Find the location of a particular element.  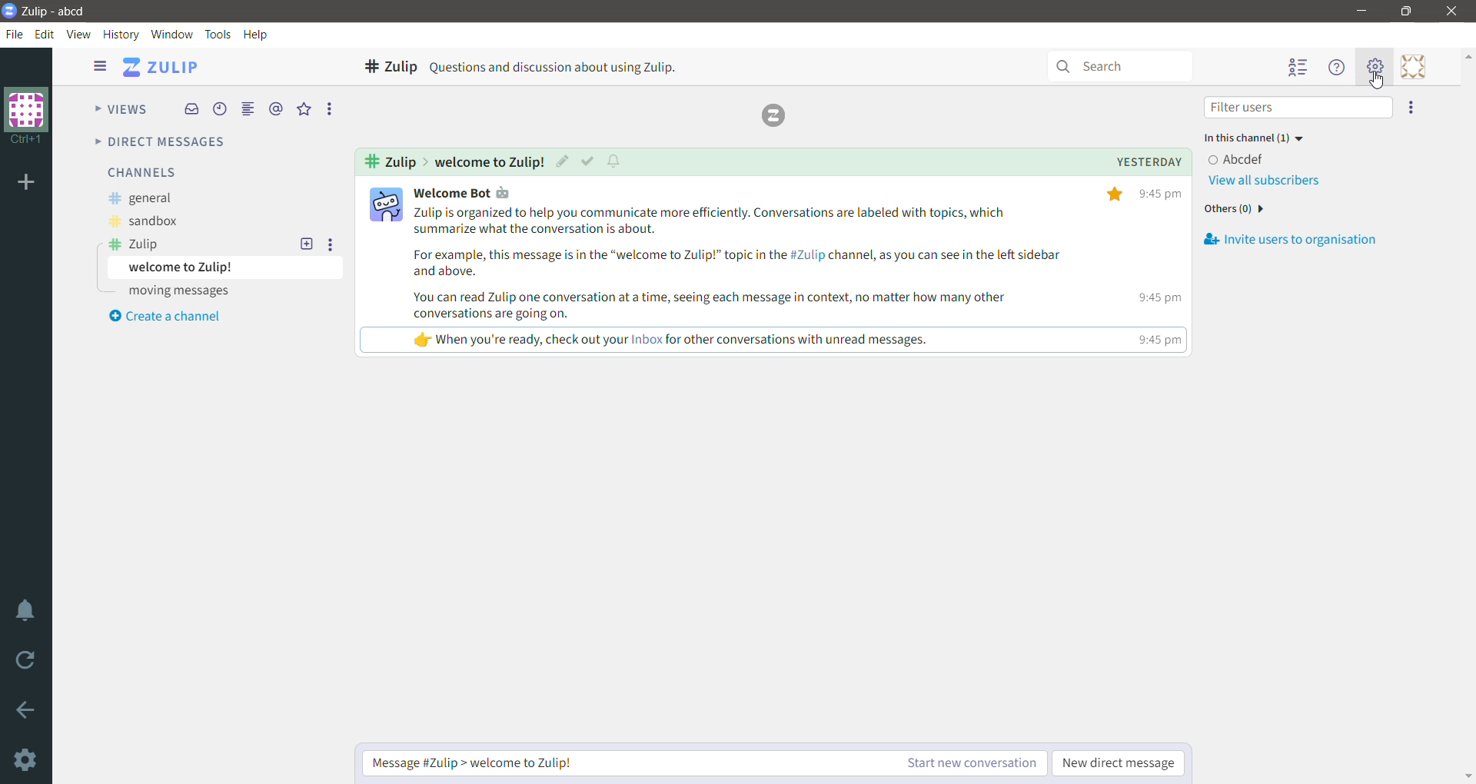

Search is located at coordinates (1119, 66).